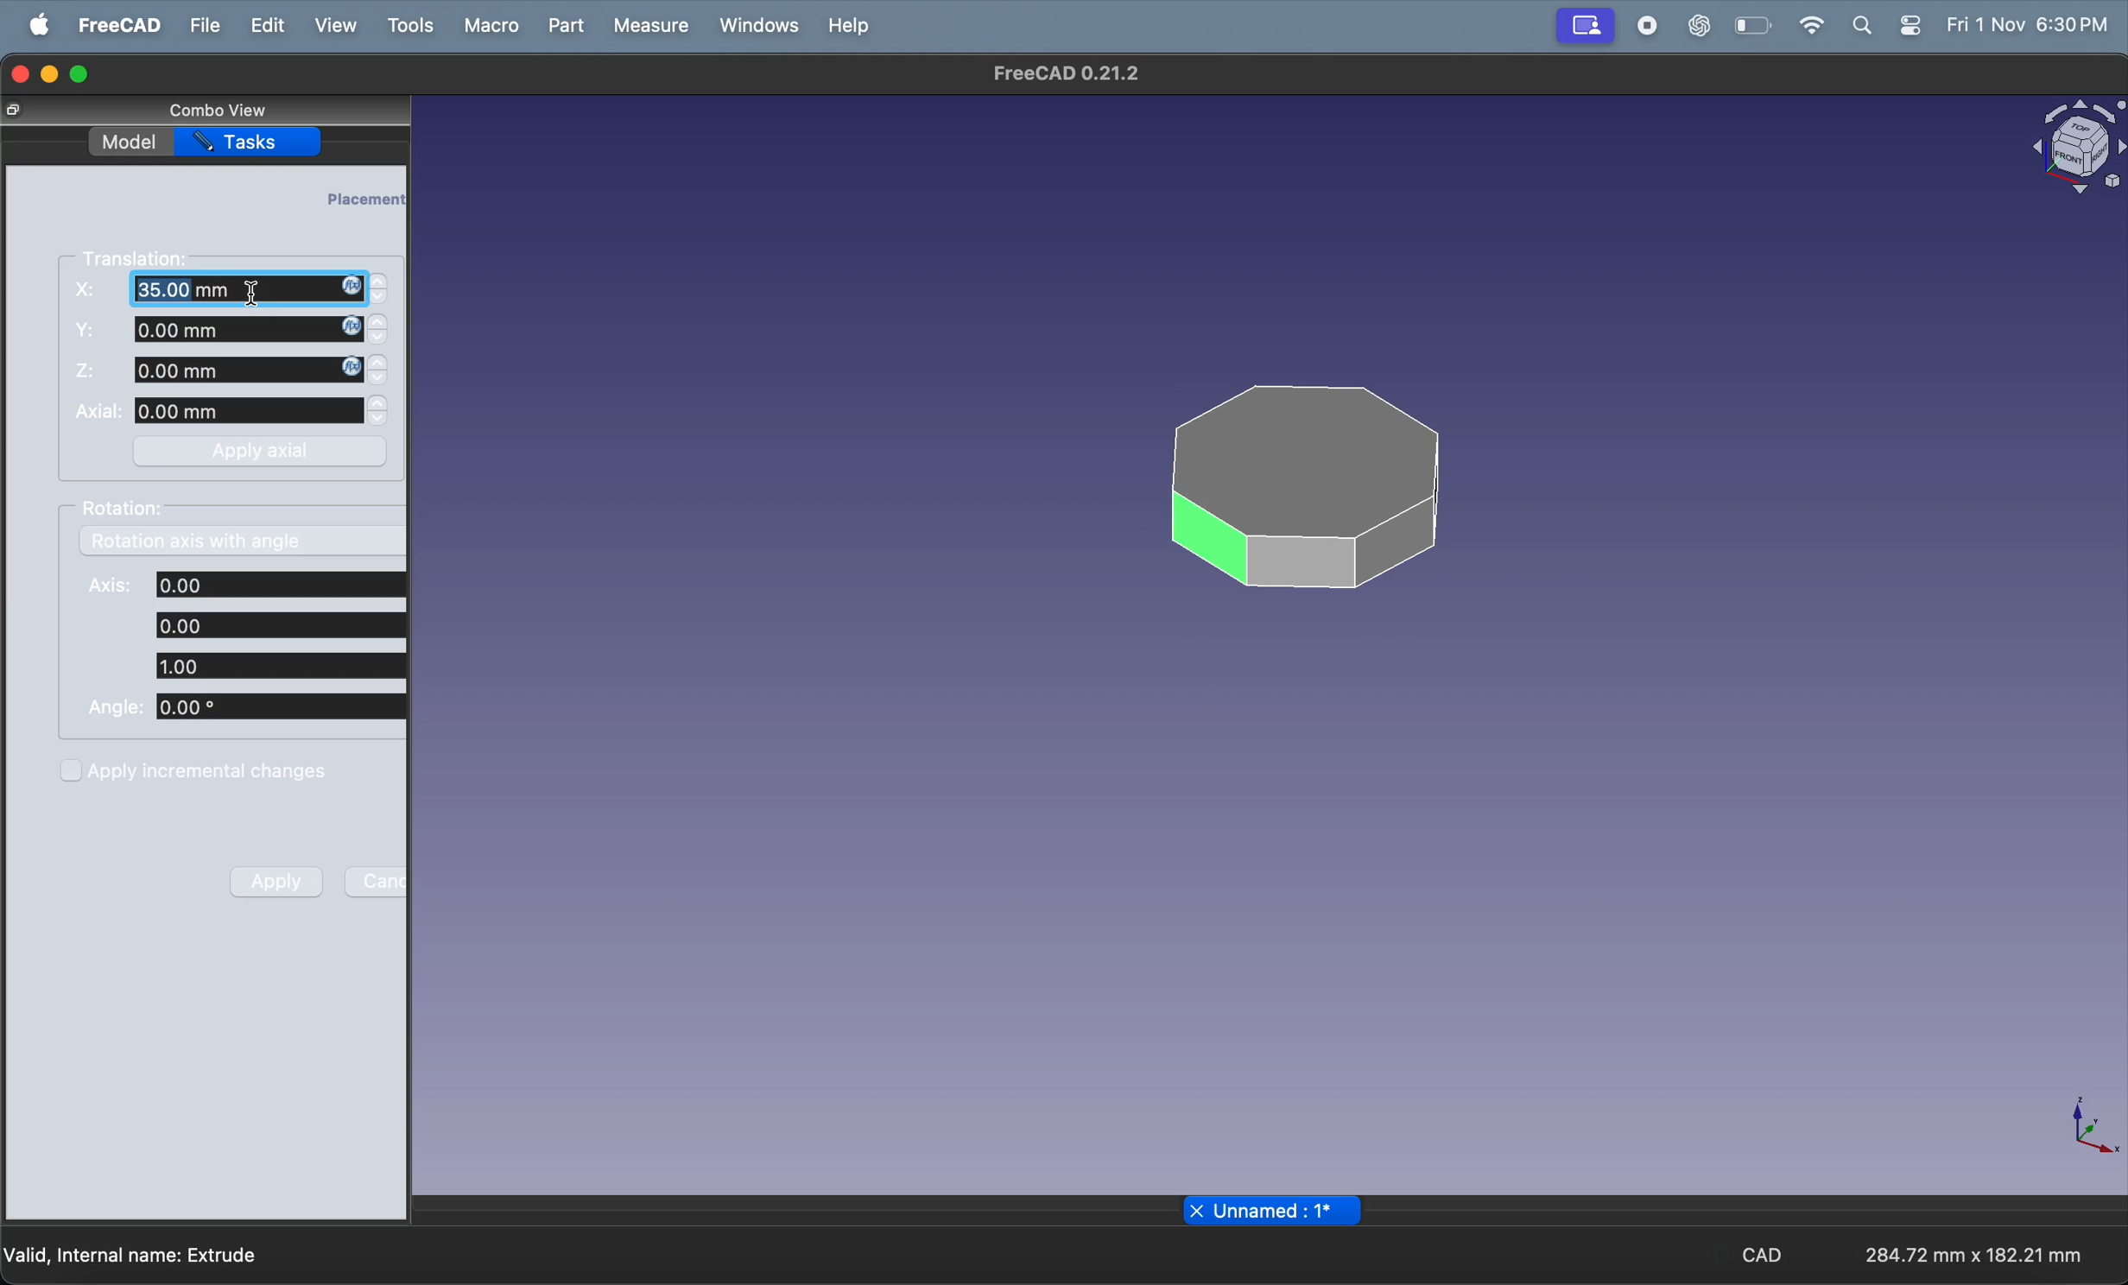 This screenshot has width=2128, height=1285. Describe the element at coordinates (2073, 142) in the screenshot. I see `object view` at that location.